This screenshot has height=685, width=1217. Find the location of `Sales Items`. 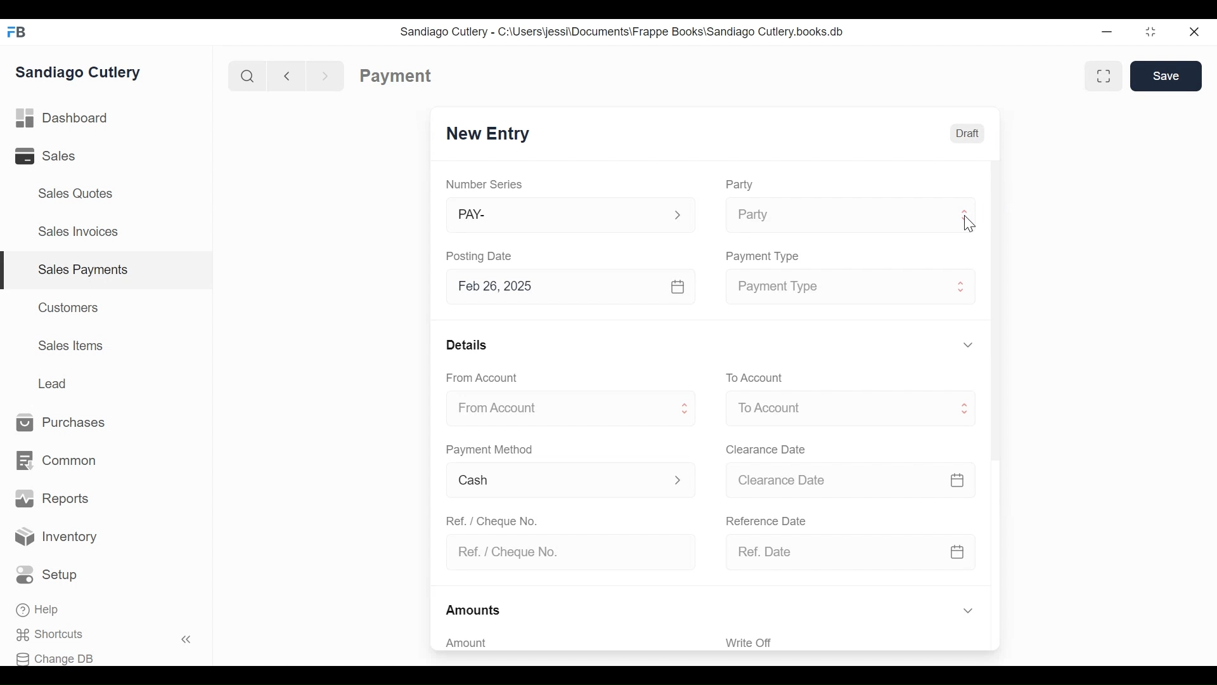

Sales Items is located at coordinates (71, 346).